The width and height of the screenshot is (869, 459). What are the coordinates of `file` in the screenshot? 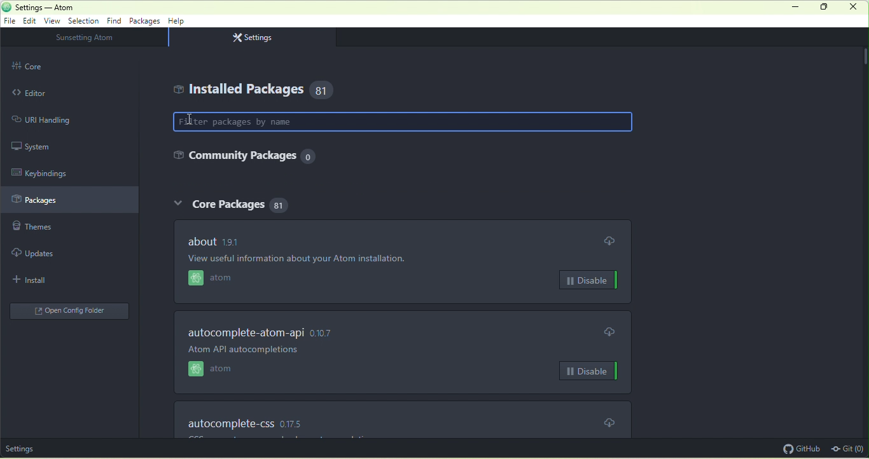 It's located at (12, 22).